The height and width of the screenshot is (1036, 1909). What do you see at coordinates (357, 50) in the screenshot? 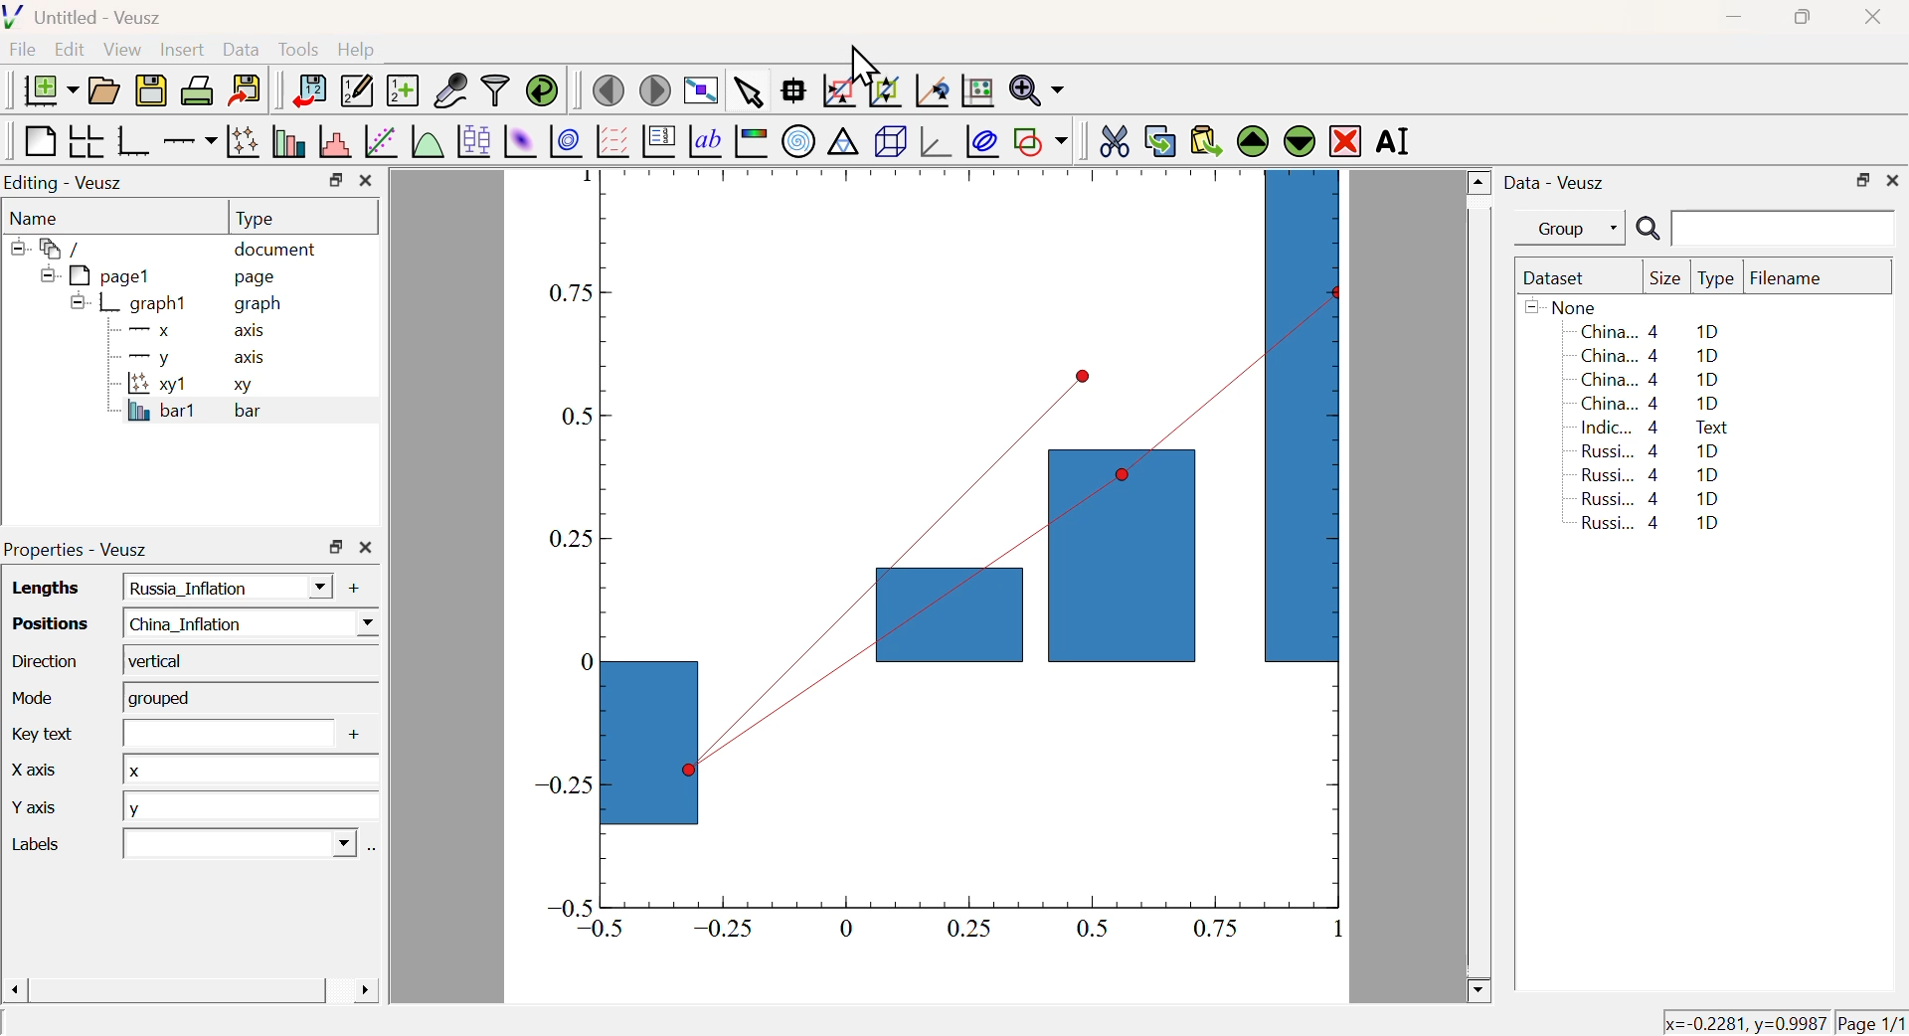
I see `Help` at bounding box center [357, 50].